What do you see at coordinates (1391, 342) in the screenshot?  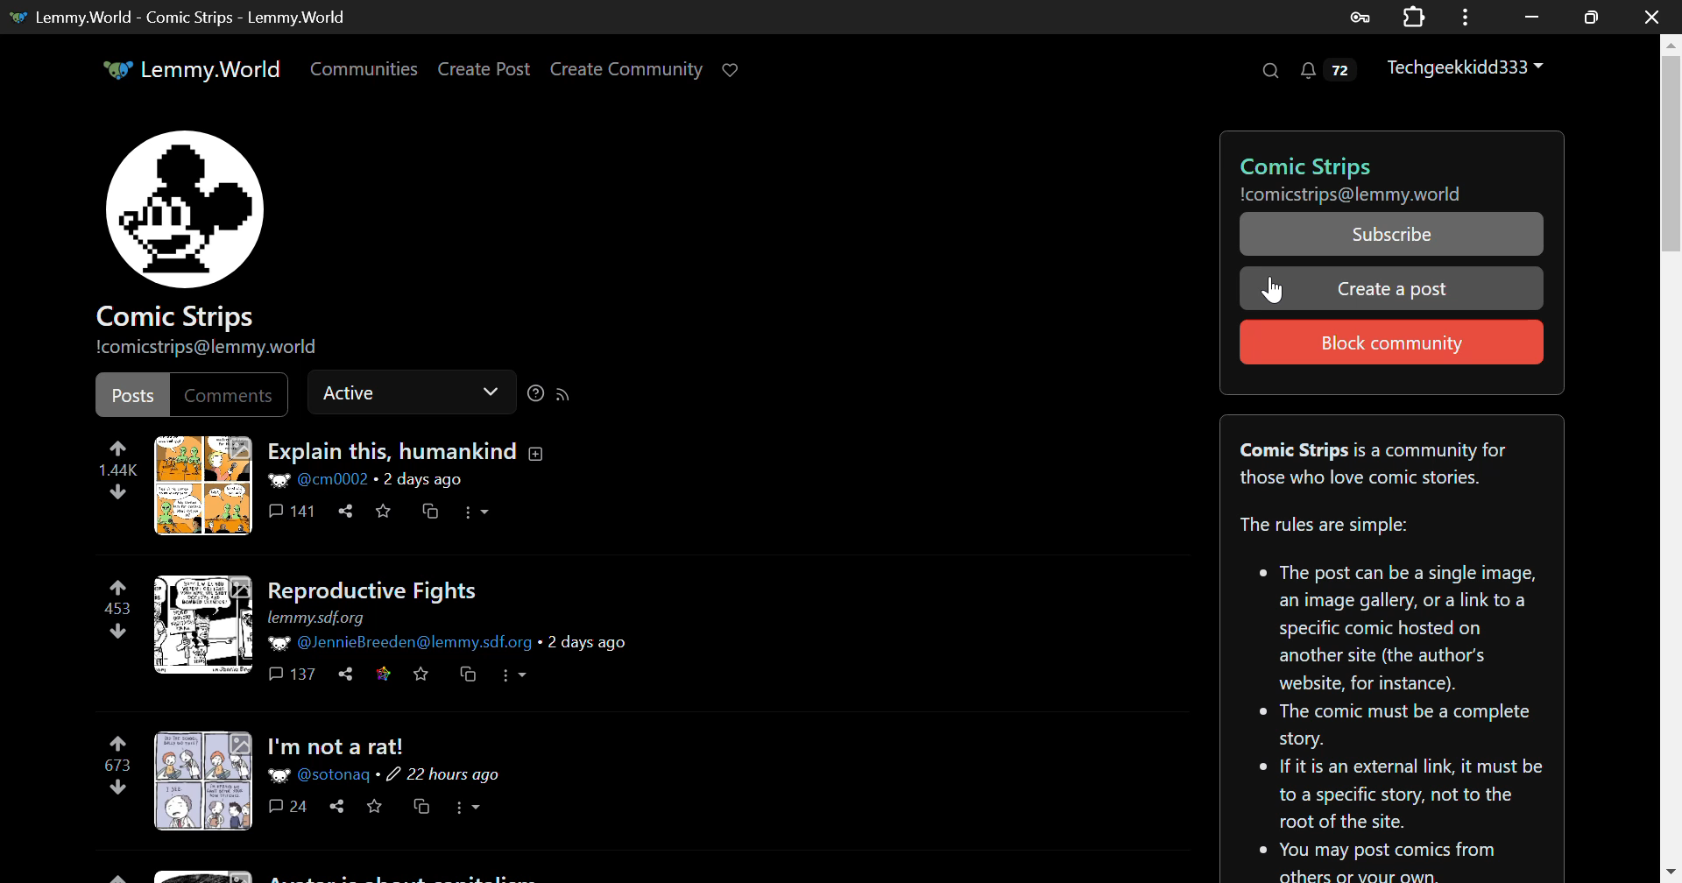 I see `Block community` at bounding box center [1391, 342].